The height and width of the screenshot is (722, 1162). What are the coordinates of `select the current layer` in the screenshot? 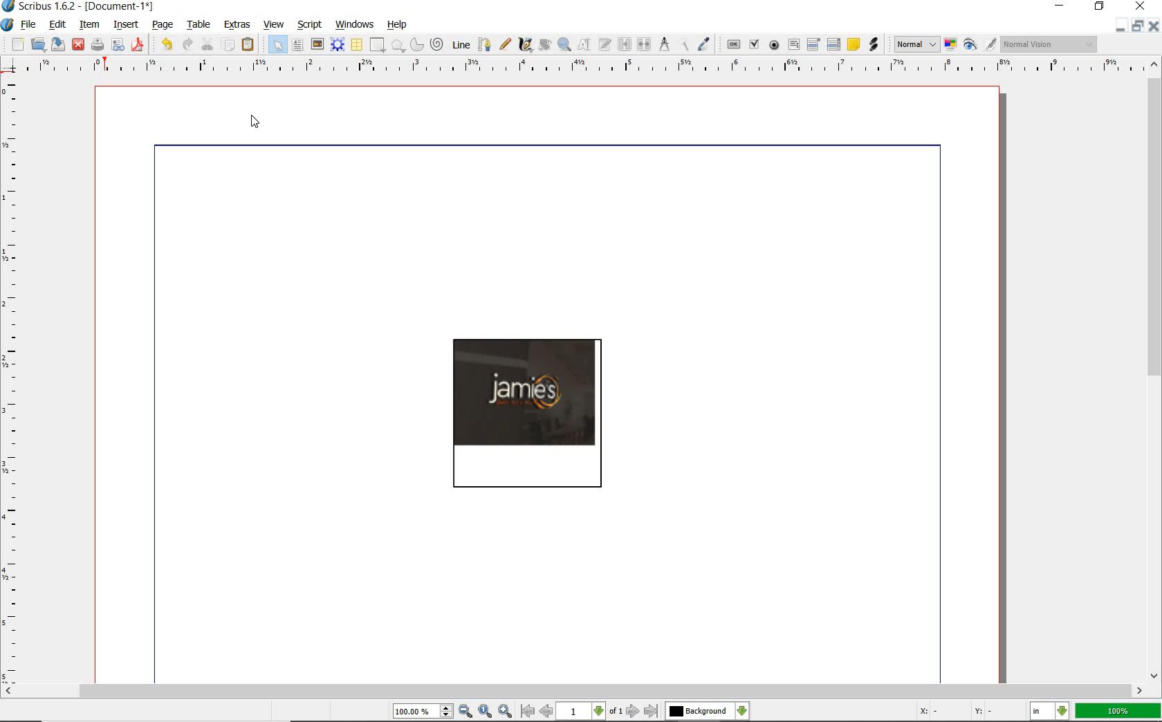 It's located at (706, 711).